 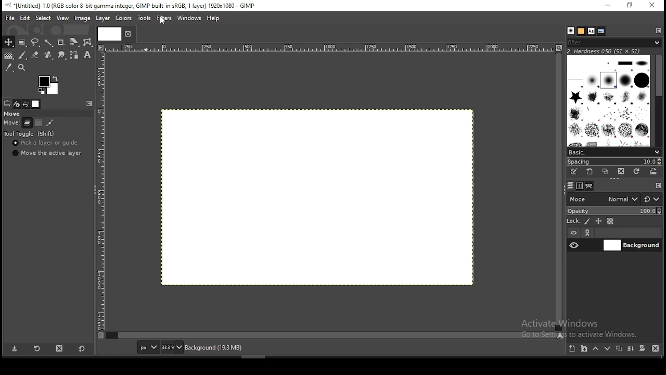 I want to click on fuzzy select tool, so click(x=49, y=43).